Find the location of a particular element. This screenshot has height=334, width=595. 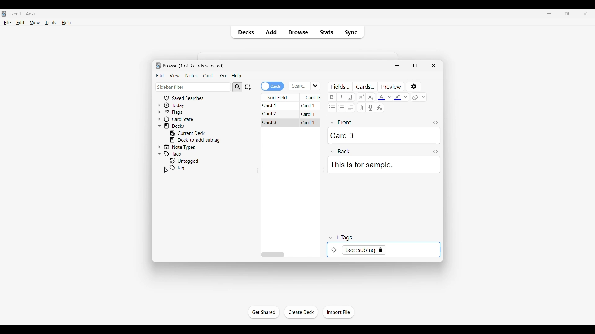

eraser is located at coordinates (415, 97).